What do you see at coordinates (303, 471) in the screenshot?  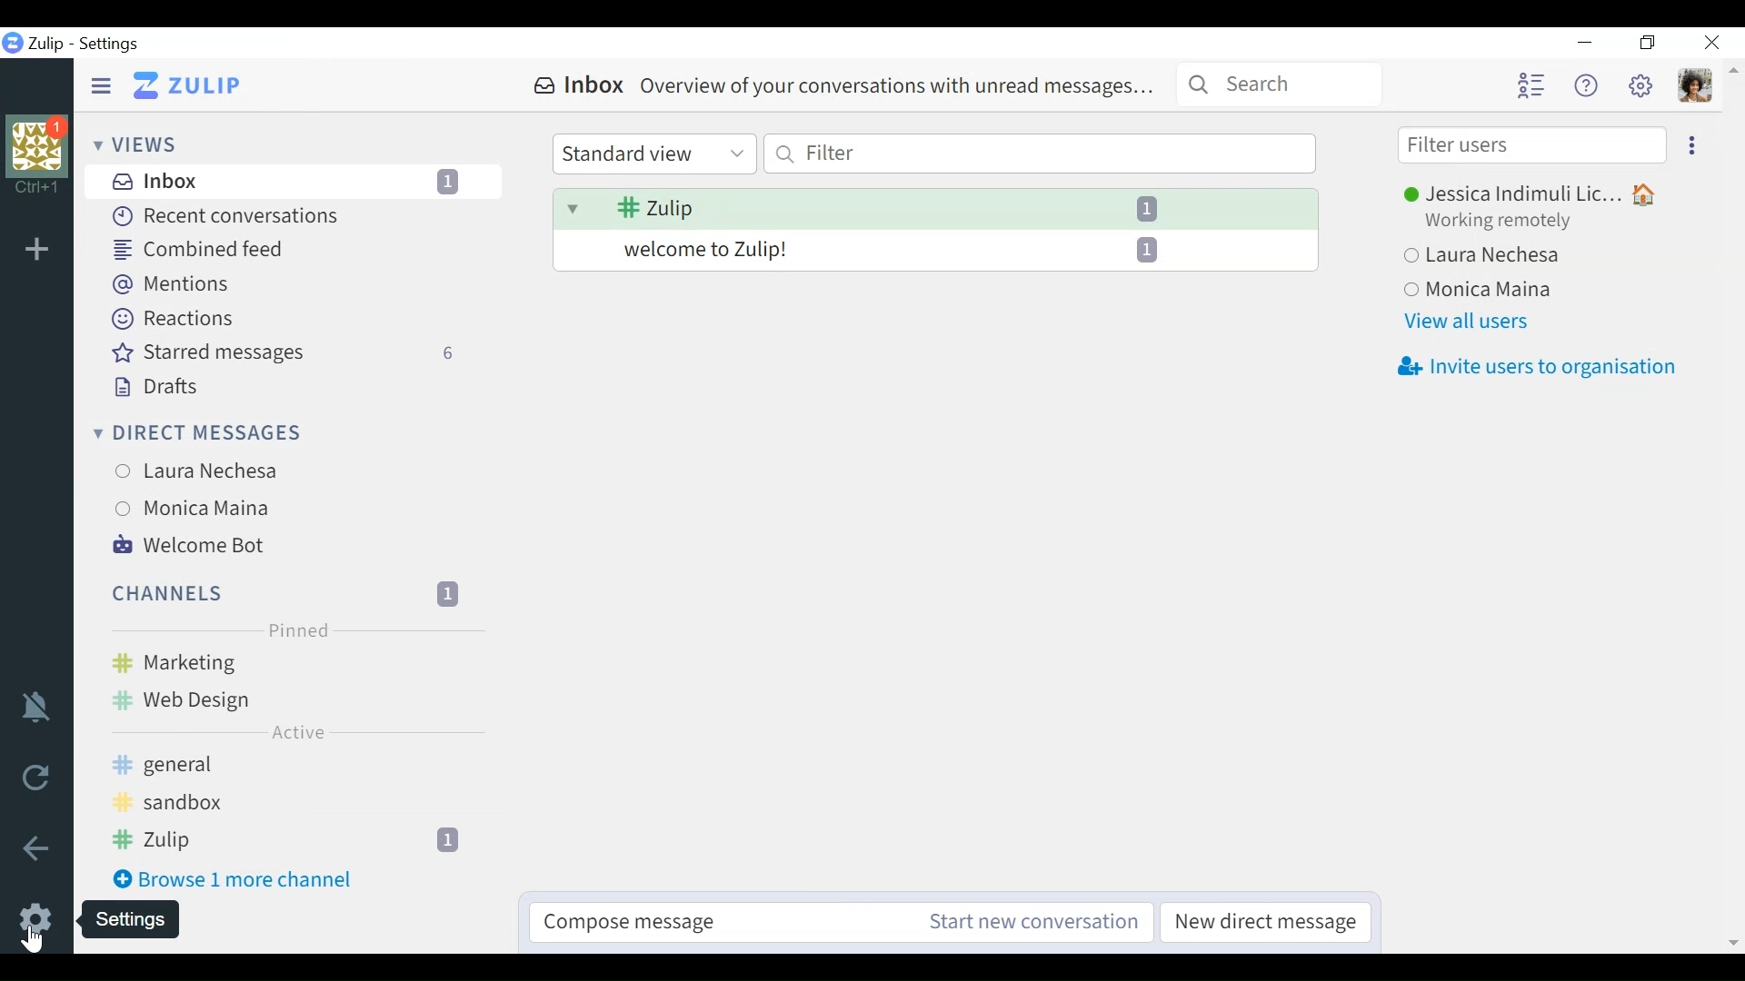 I see `User` at bounding box center [303, 471].